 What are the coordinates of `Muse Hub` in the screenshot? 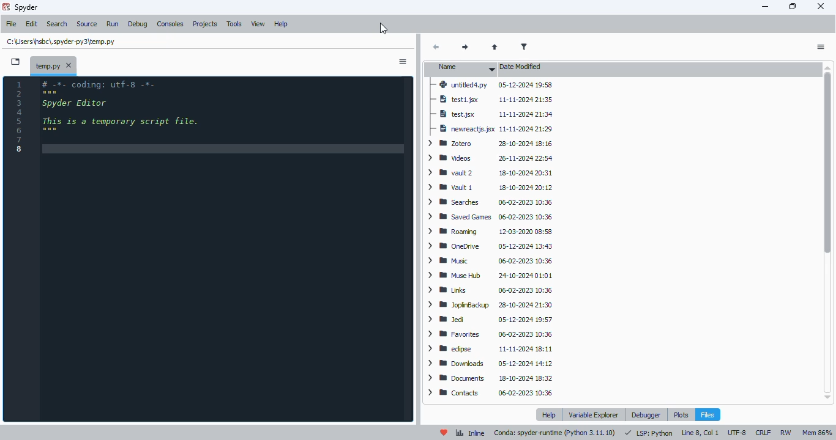 It's located at (493, 276).